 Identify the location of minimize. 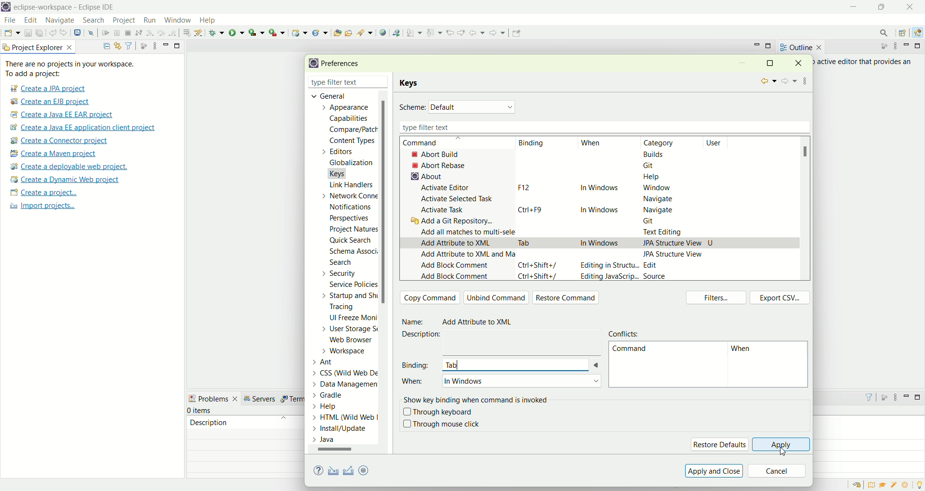
(855, 7).